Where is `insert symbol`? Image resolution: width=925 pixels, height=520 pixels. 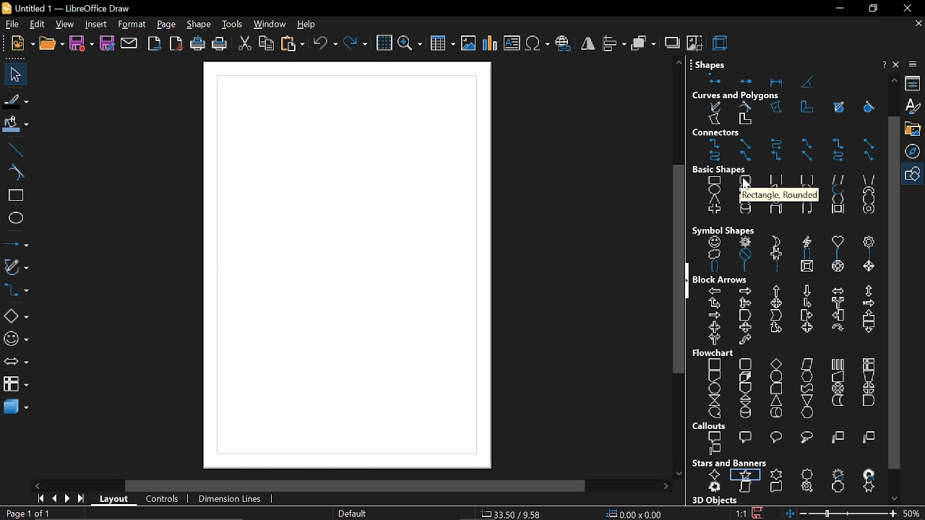
insert symbol is located at coordinates (536, 43).